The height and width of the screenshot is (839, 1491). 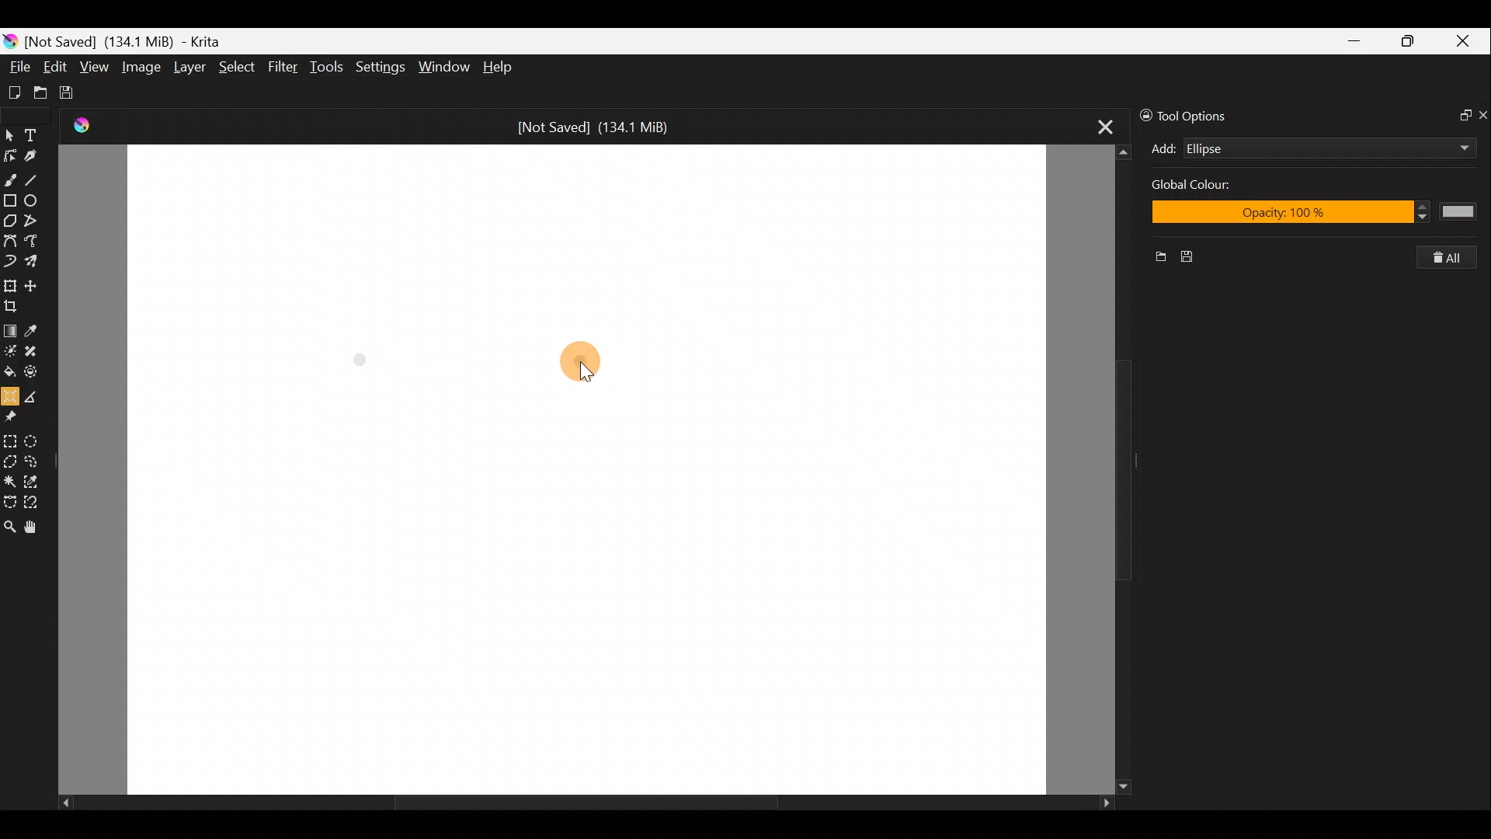 I want to click on [Not Saved] (134.1 MiB), so click(x=601, y=125).